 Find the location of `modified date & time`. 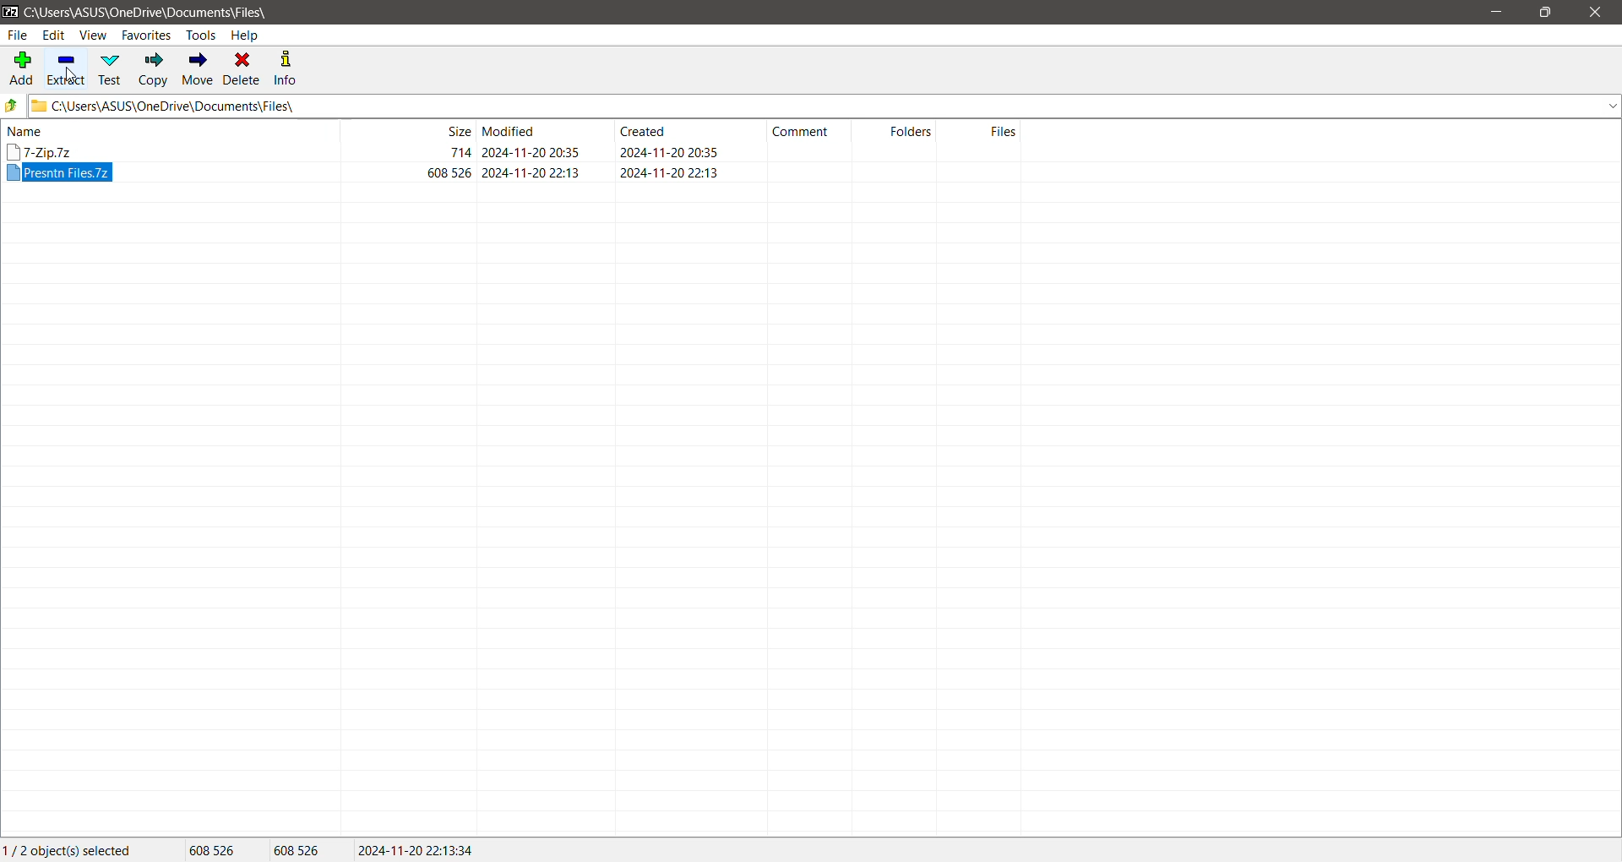

modified date & time is located at coordinates (531, 152).